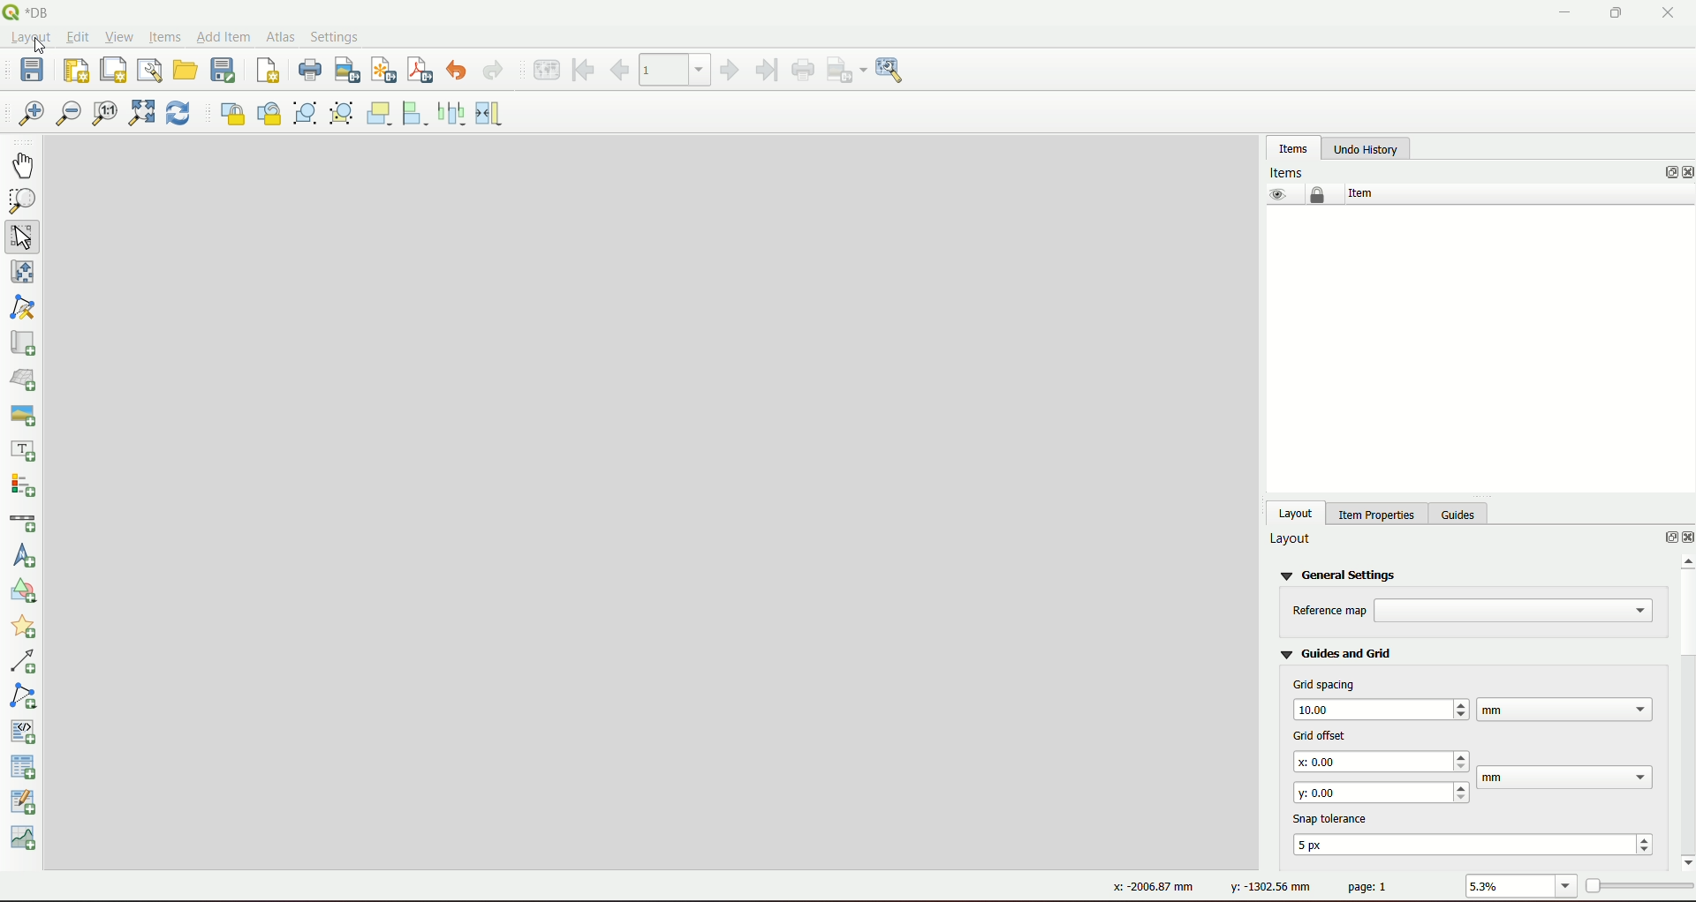  I want to click on export as image, so click(847, 70).